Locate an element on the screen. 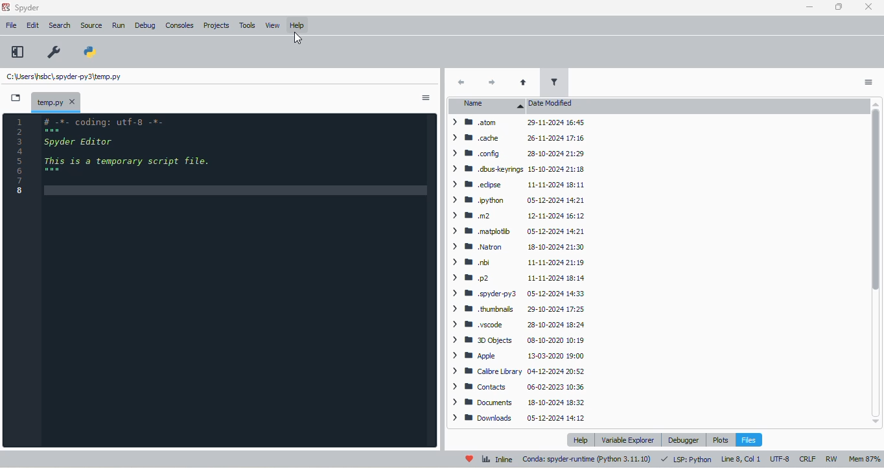  plots is located at coordinates (721, 440).